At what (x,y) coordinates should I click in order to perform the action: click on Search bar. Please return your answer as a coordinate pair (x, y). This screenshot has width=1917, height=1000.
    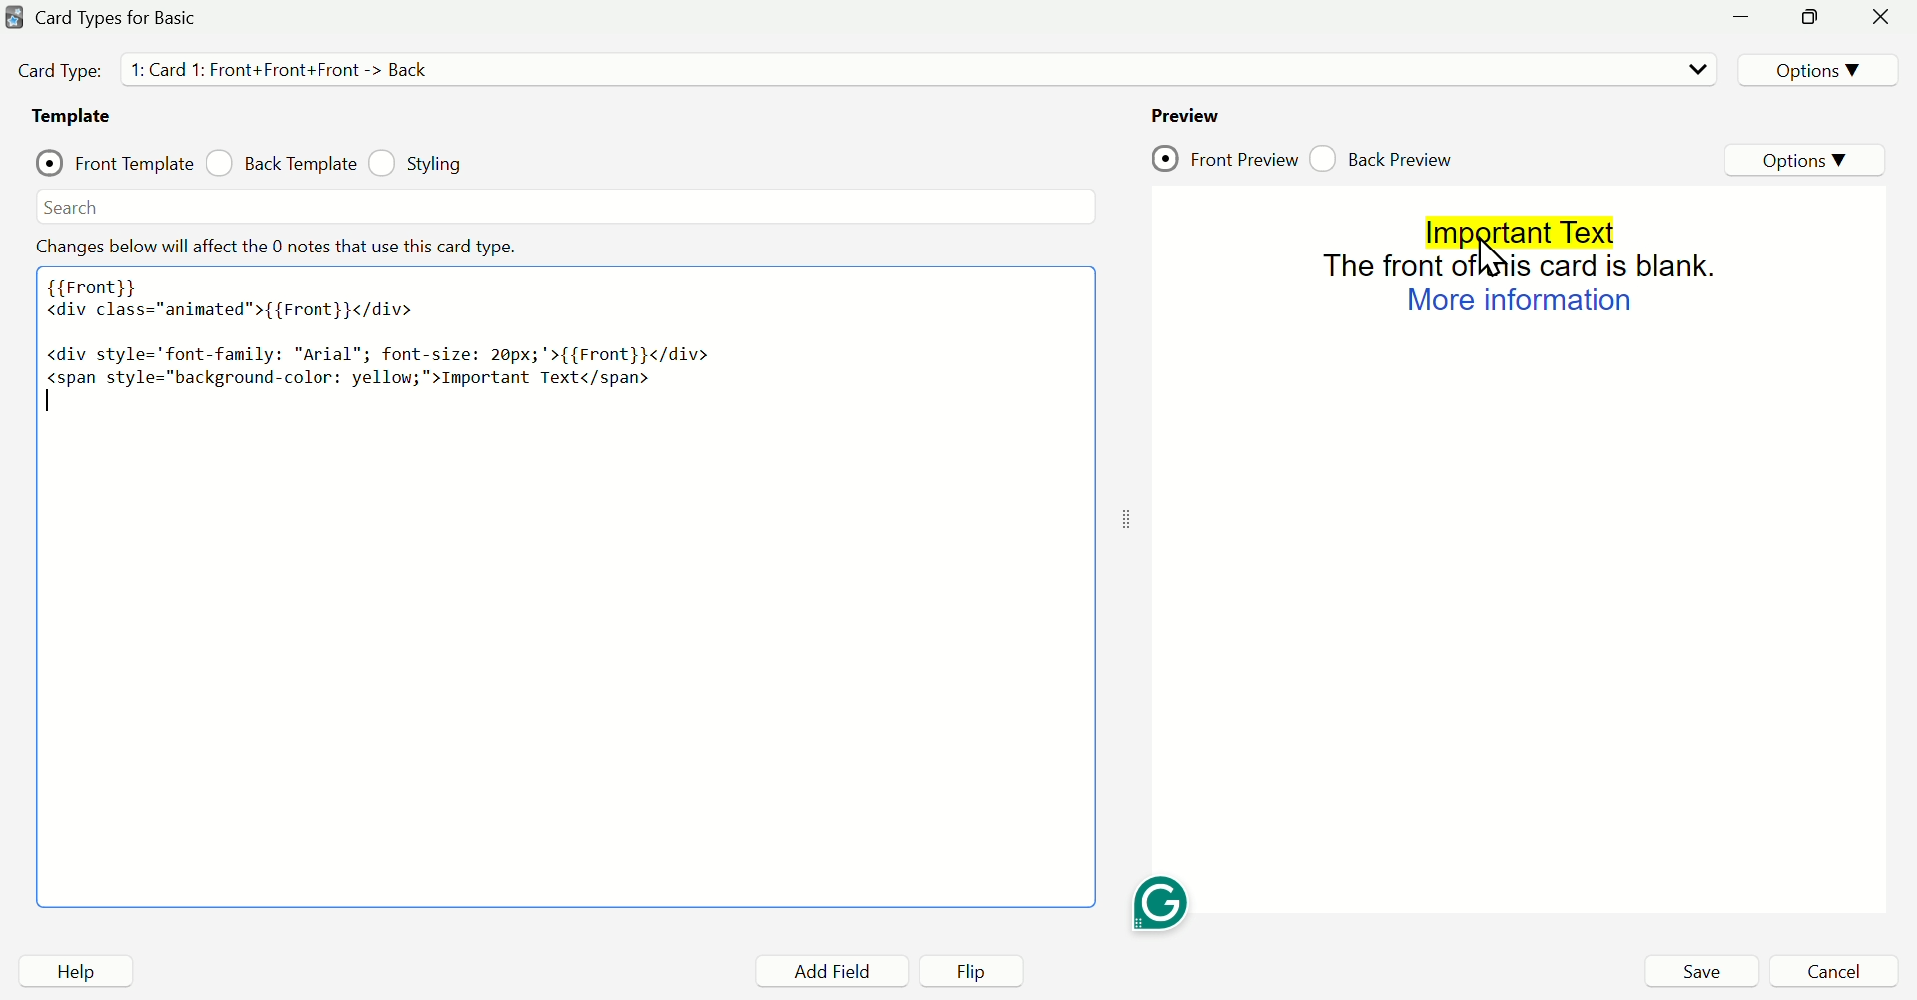
    Looking at the image, I should click on (561, 206).